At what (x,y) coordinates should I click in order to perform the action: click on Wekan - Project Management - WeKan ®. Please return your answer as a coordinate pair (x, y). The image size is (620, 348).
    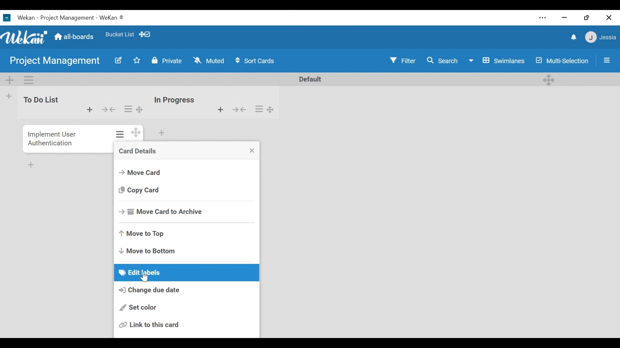
    Looking at the image, I should click on (72, 18).